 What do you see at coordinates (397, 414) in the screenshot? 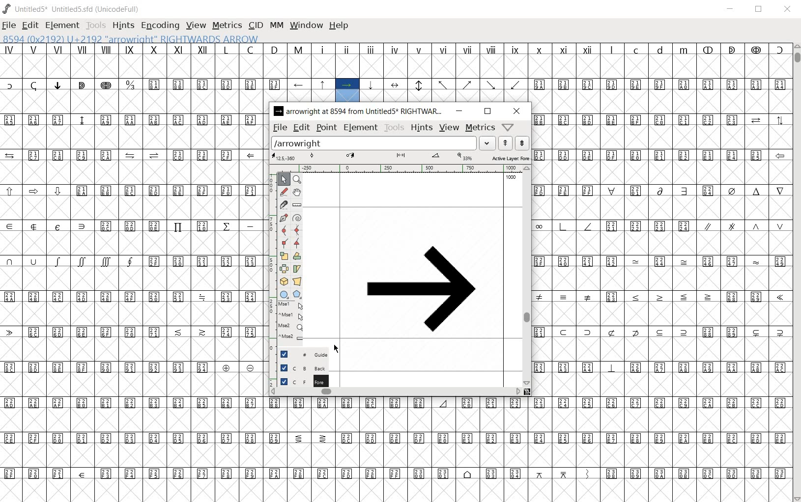
I see `gylph characters` at bounding box center [397, 414].